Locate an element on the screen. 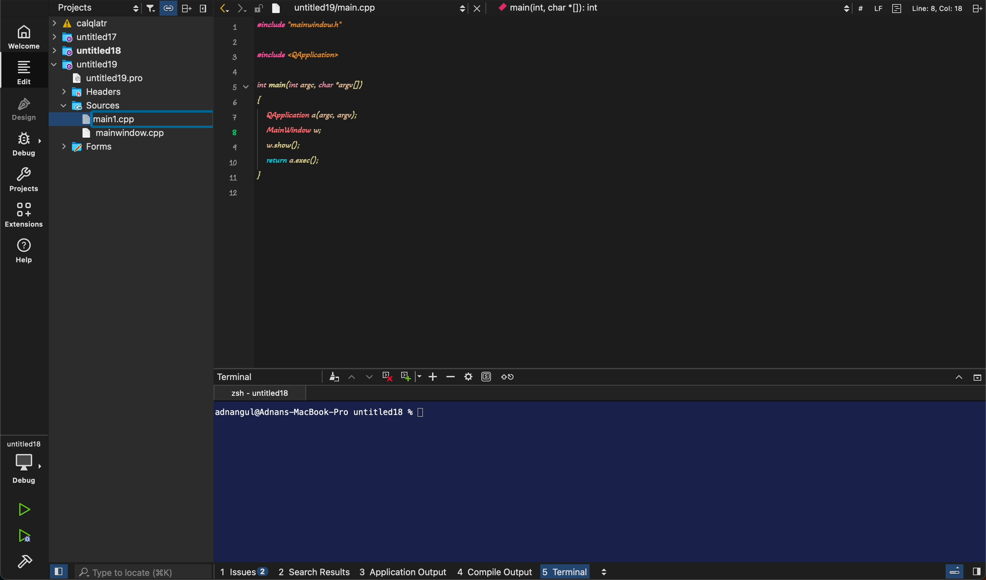  search bar is located at coordinates (143, 572).